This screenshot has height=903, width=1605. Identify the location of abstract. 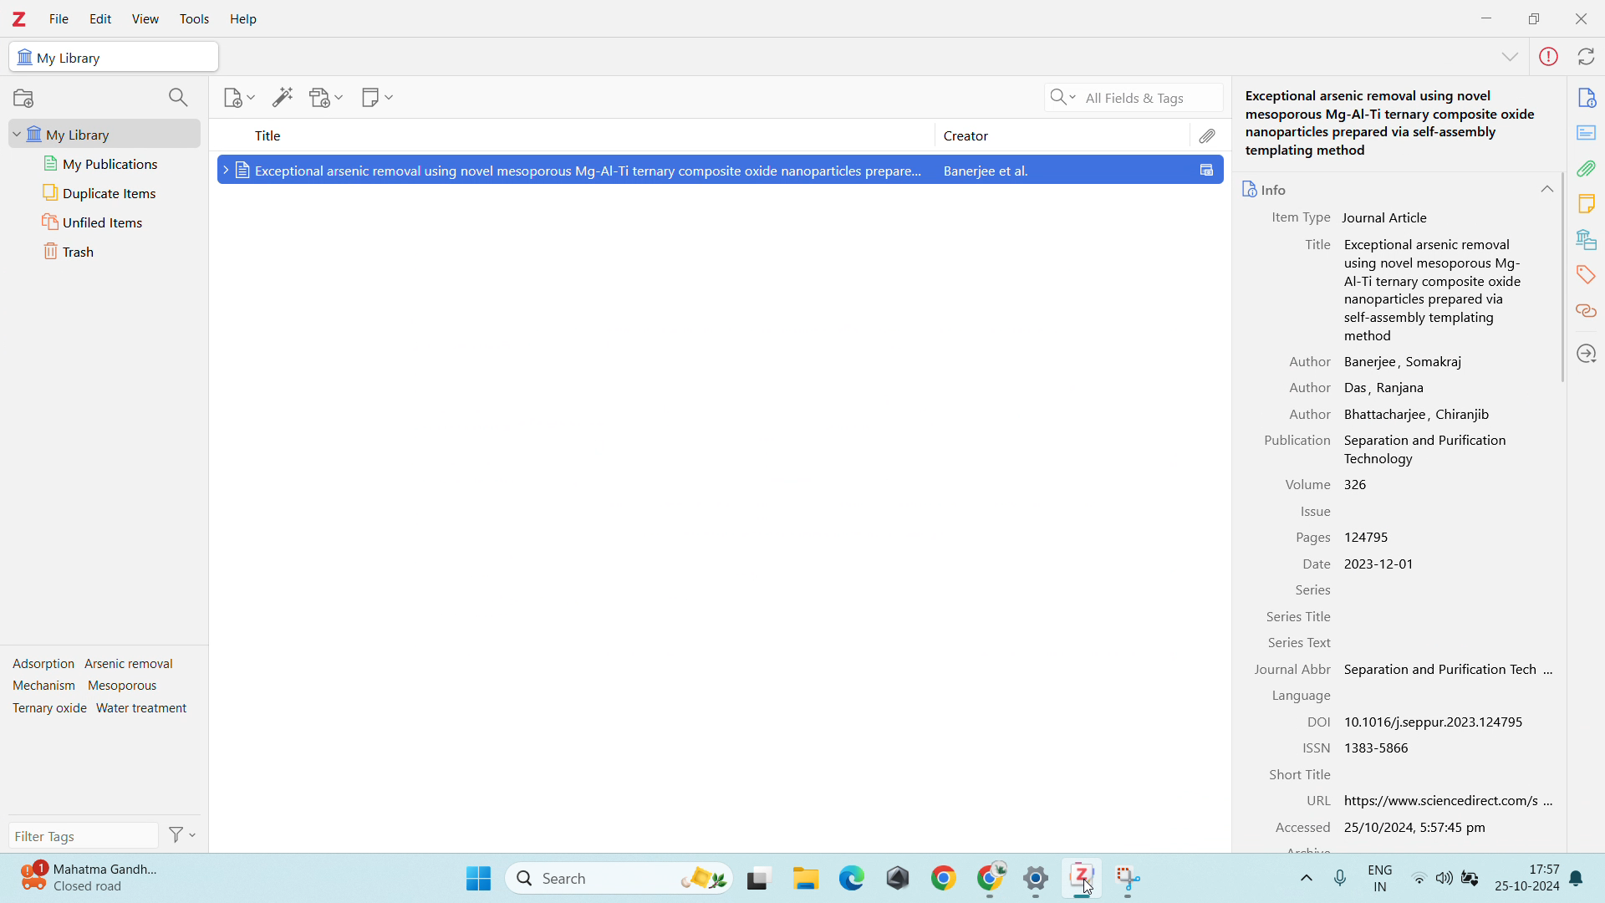
(1585, 132).